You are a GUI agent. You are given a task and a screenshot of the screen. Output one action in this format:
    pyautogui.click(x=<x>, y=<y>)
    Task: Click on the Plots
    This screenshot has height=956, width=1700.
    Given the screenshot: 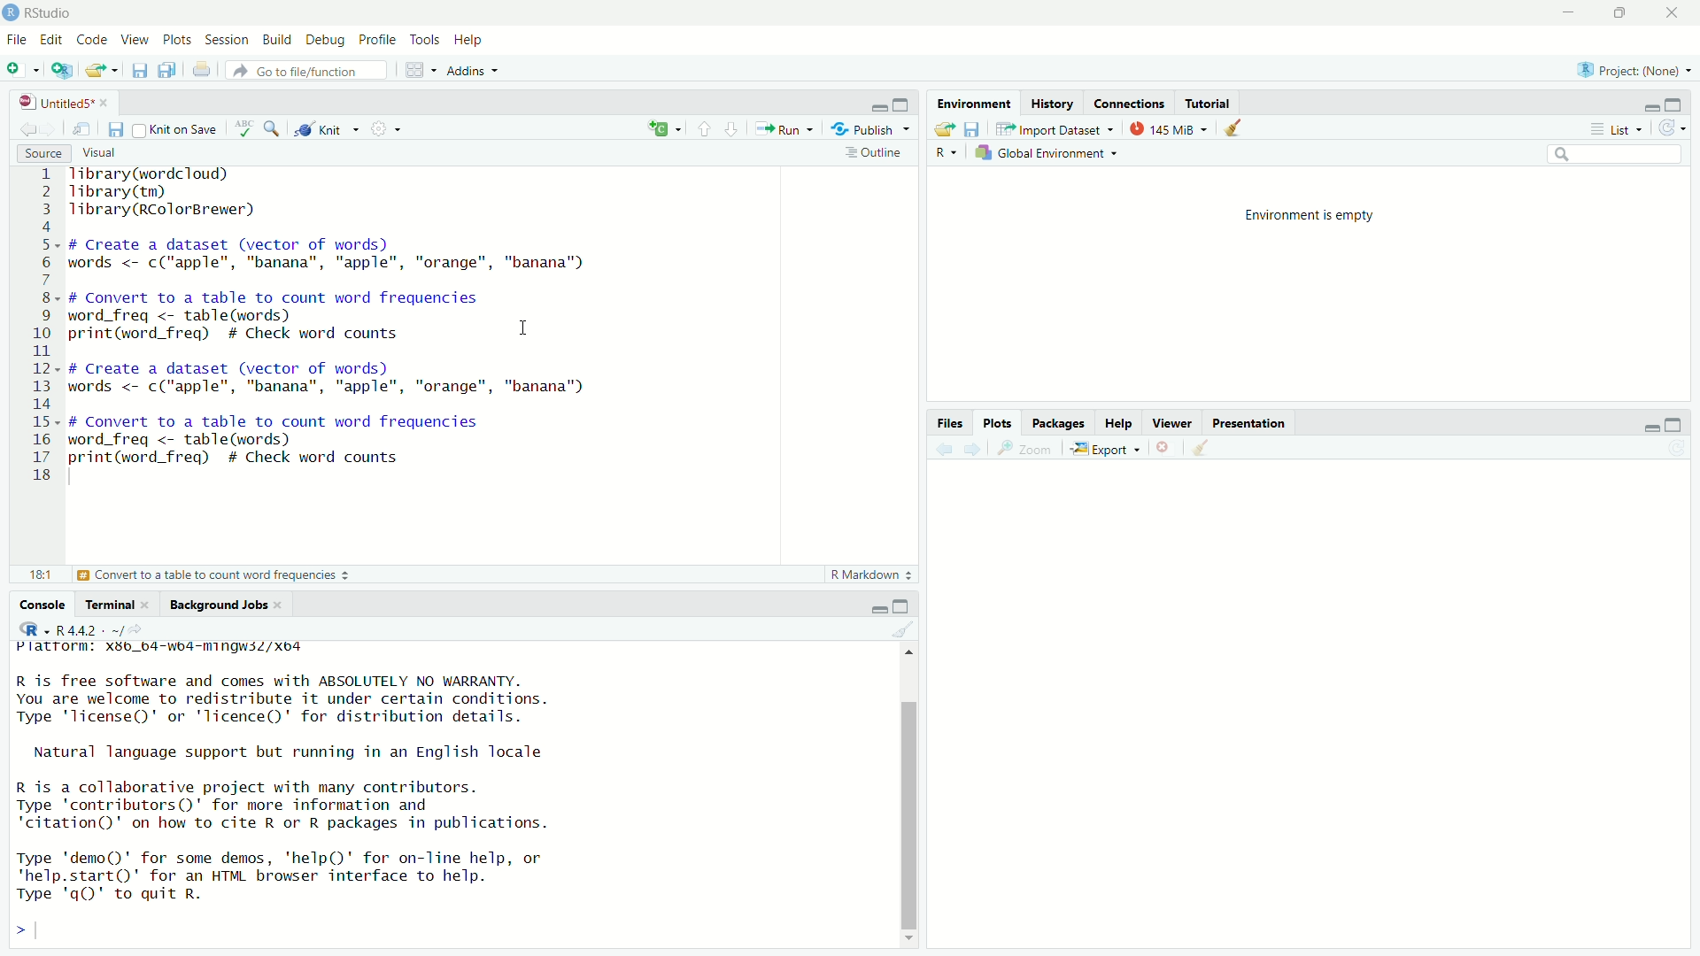 What is the action you would take?
    pyautogui.click(x=177, y=40)
    